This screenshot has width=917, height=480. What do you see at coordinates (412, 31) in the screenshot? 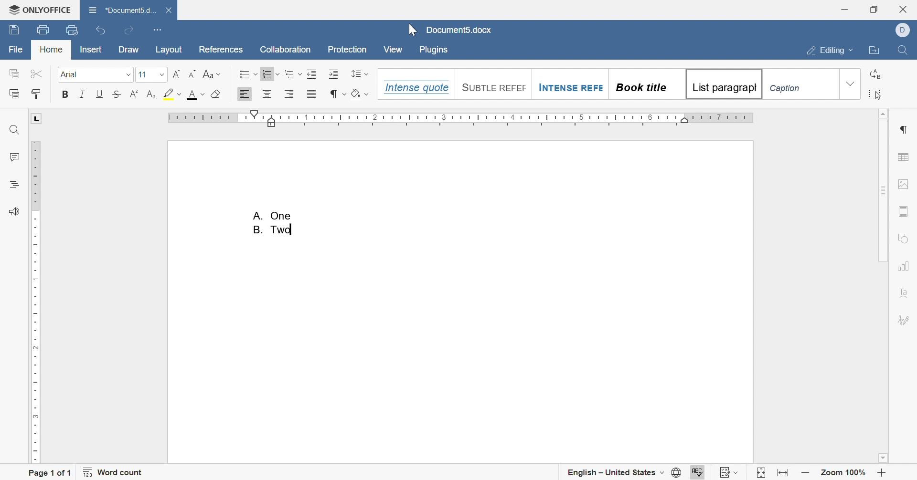
I see `Cursor` at bounding box center [412, 31].